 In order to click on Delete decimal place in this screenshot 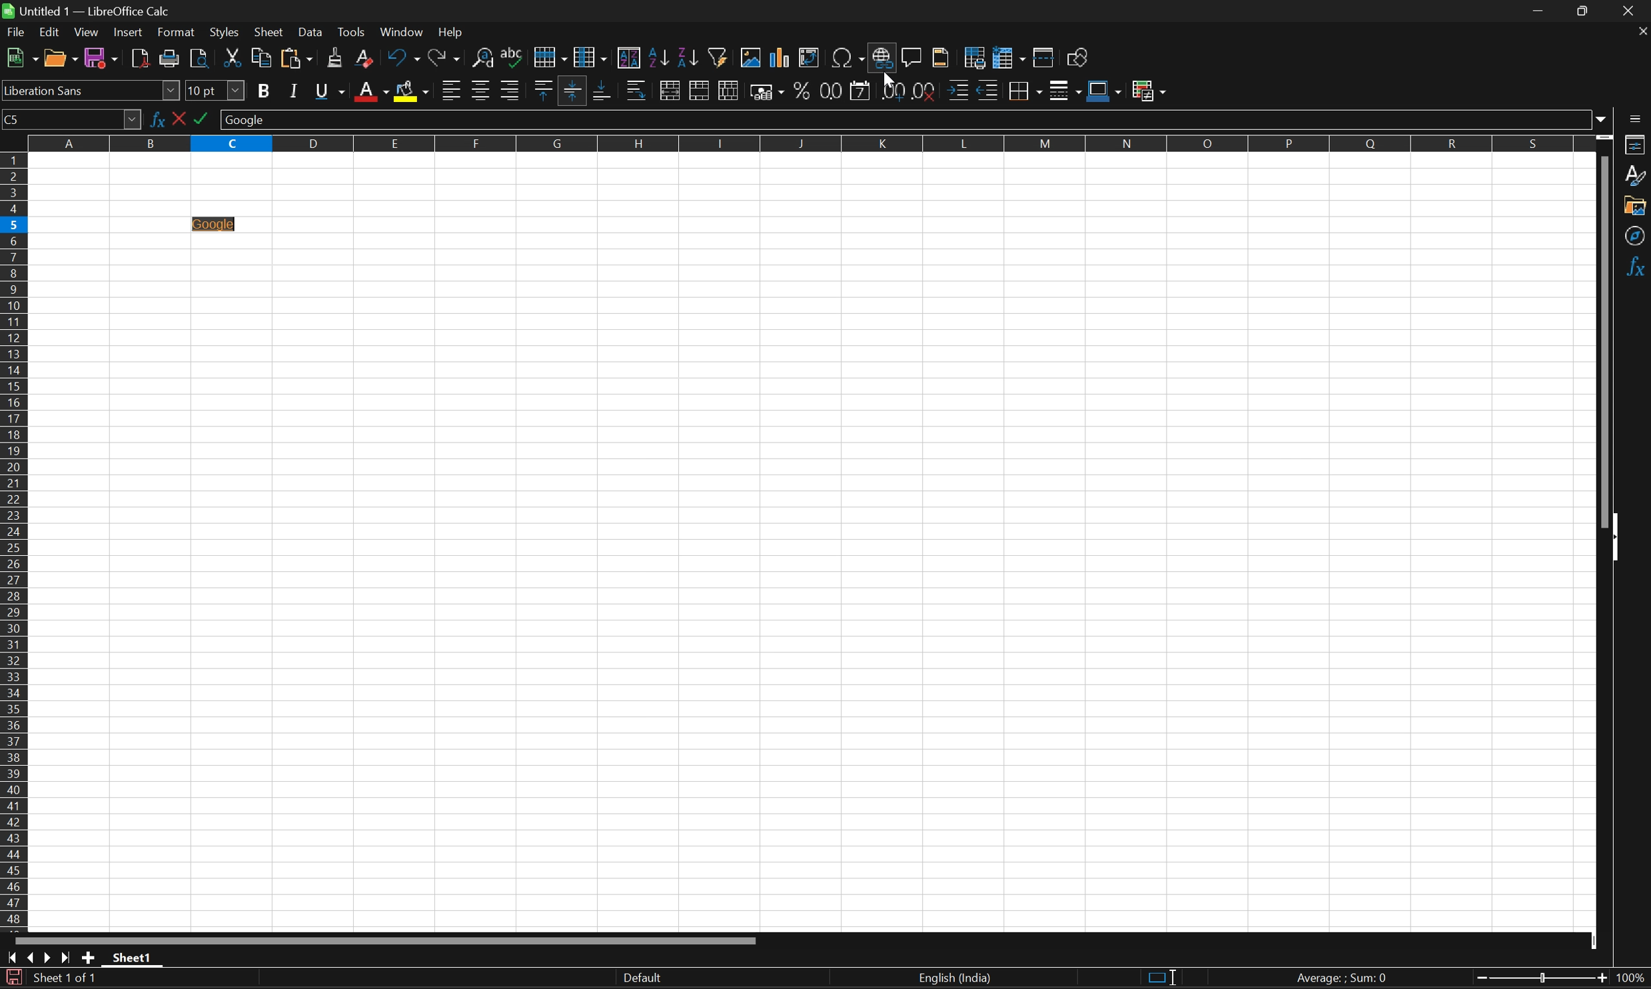, I will do `click(927, 91)`.